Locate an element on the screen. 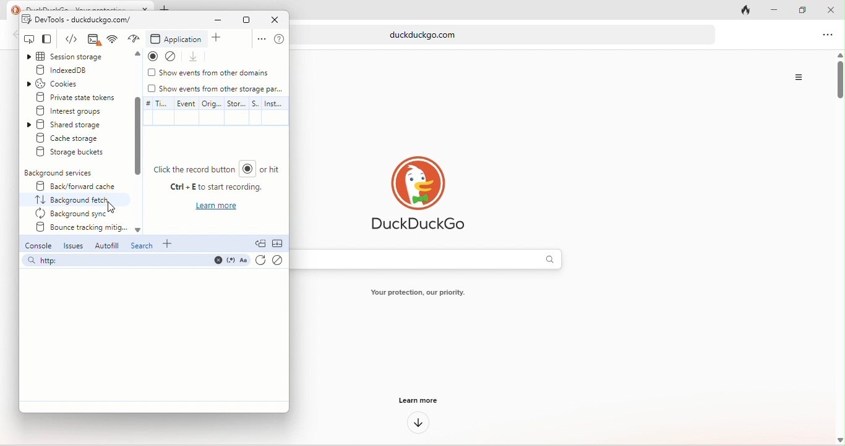 This screenshot has height=446, width=845. bounce tracking mitig is located at coordinates (79, 229).